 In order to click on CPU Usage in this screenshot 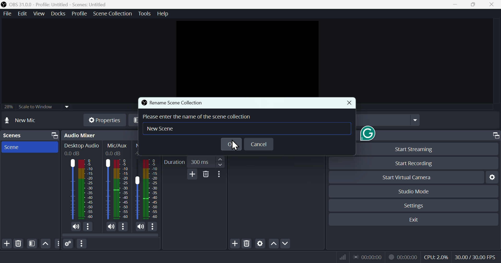, I will do `click(437, 257)`.